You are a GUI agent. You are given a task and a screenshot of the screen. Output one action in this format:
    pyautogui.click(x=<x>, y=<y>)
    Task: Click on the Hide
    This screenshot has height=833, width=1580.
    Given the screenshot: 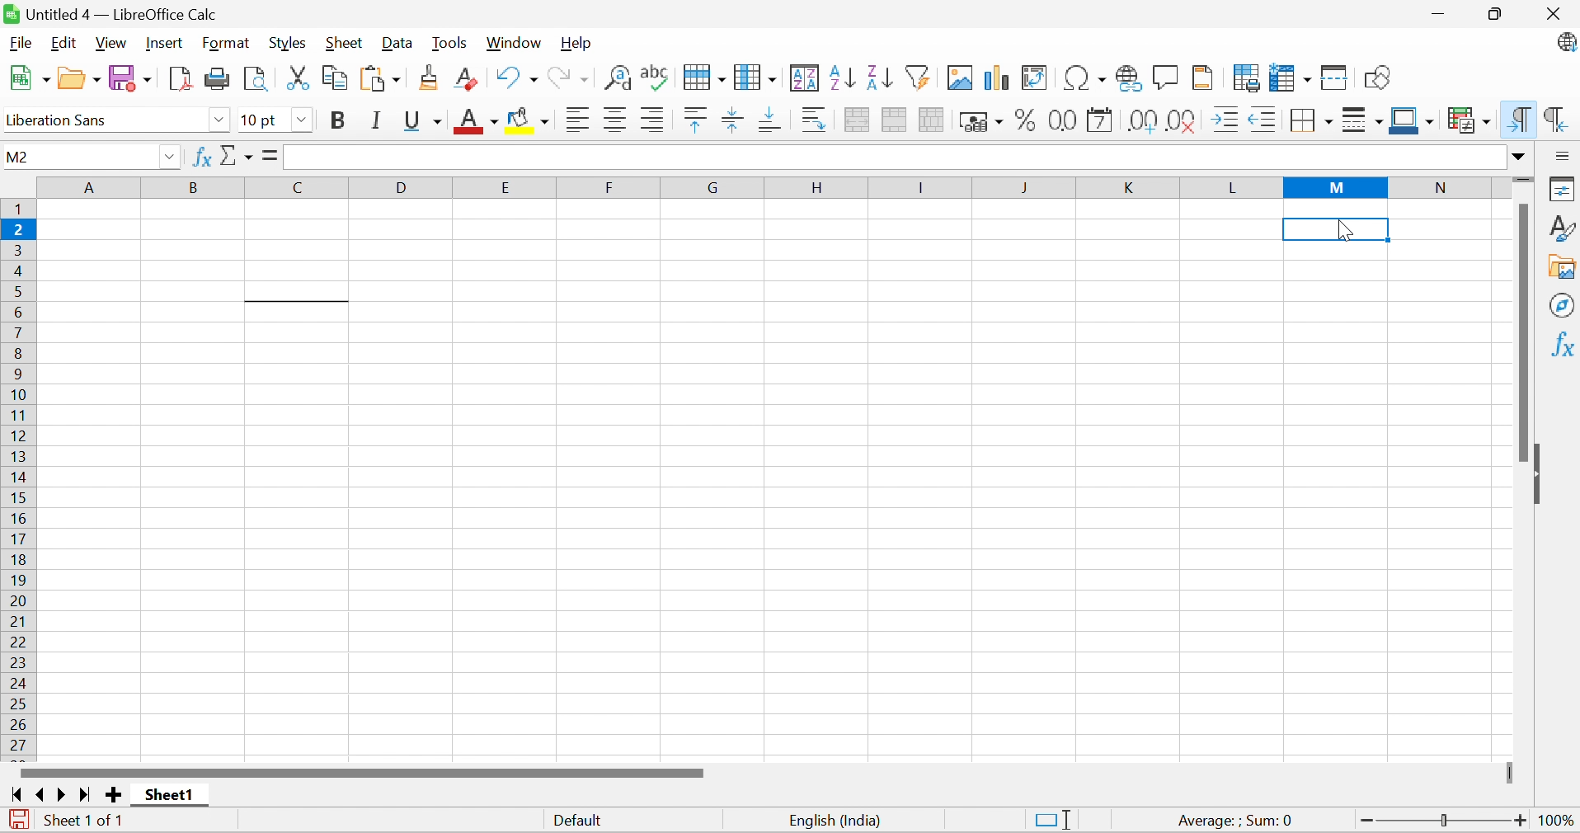 What is the action you would take?
    pyautogui.click(x=1538, y=477)
    